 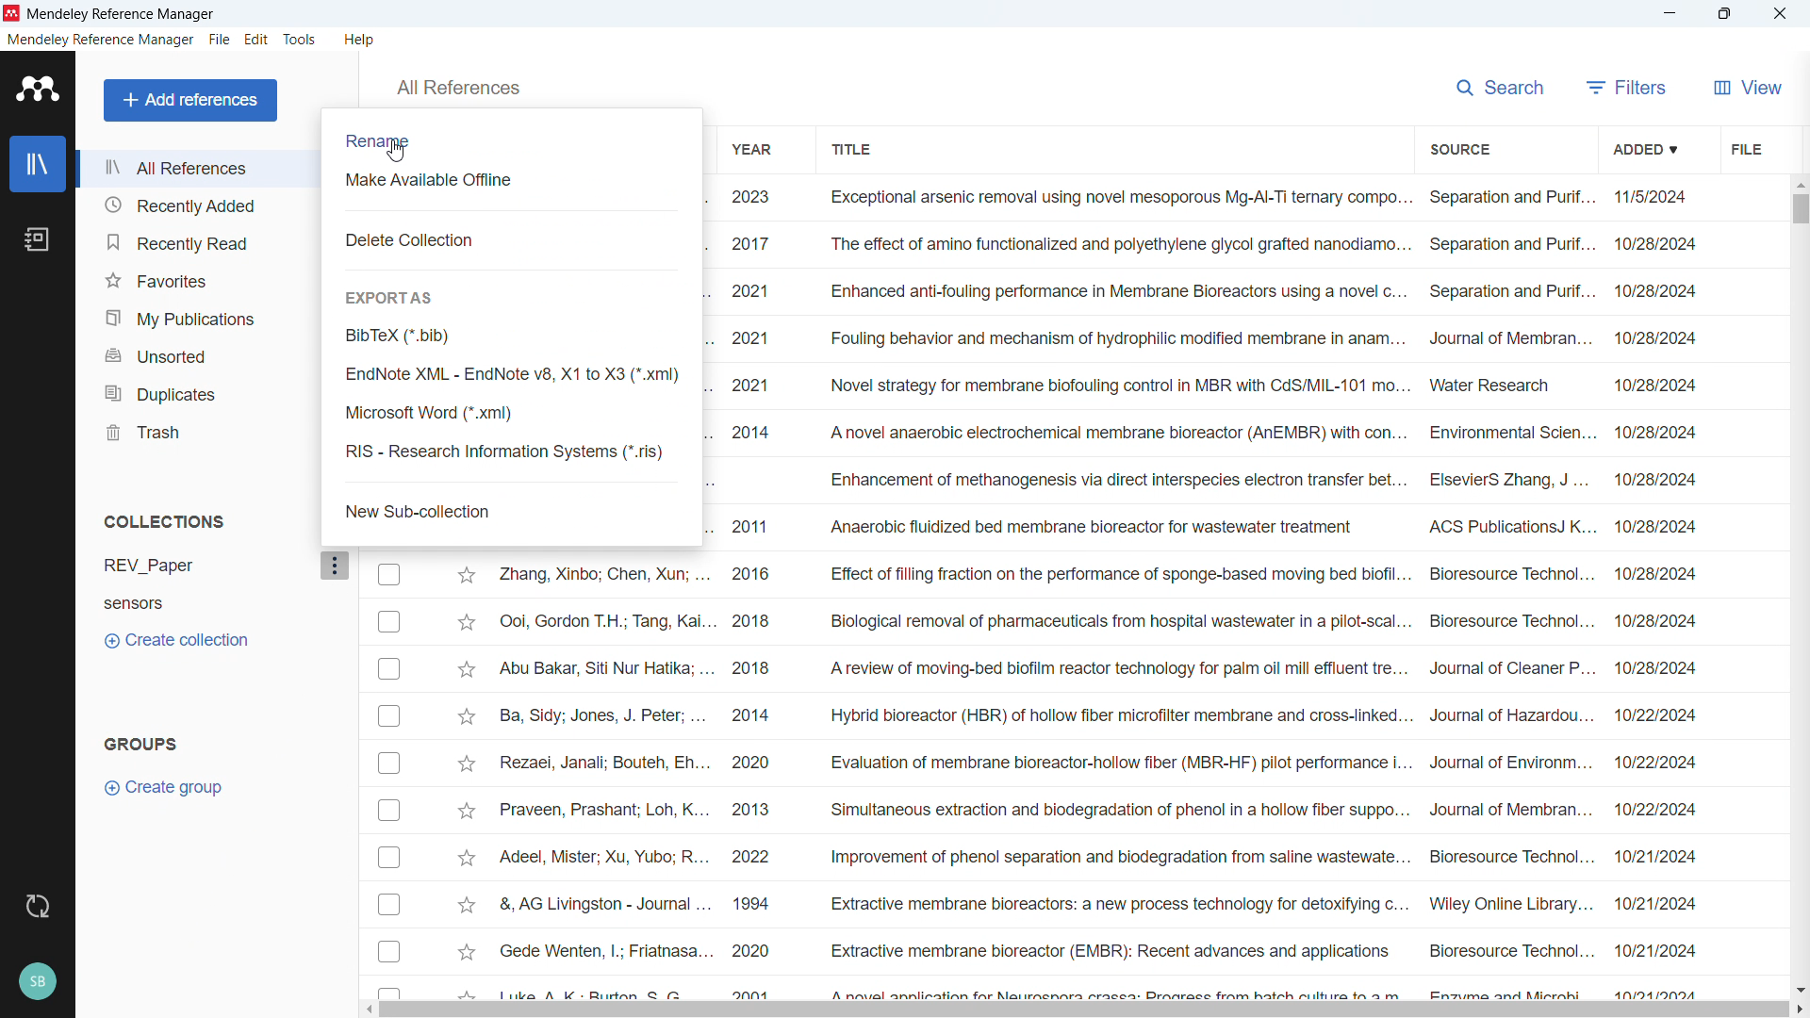 What do you see at coordinates (372, 1010) in the screenshot?
I see `Scroll left ` at bounding box center [372, 1010].